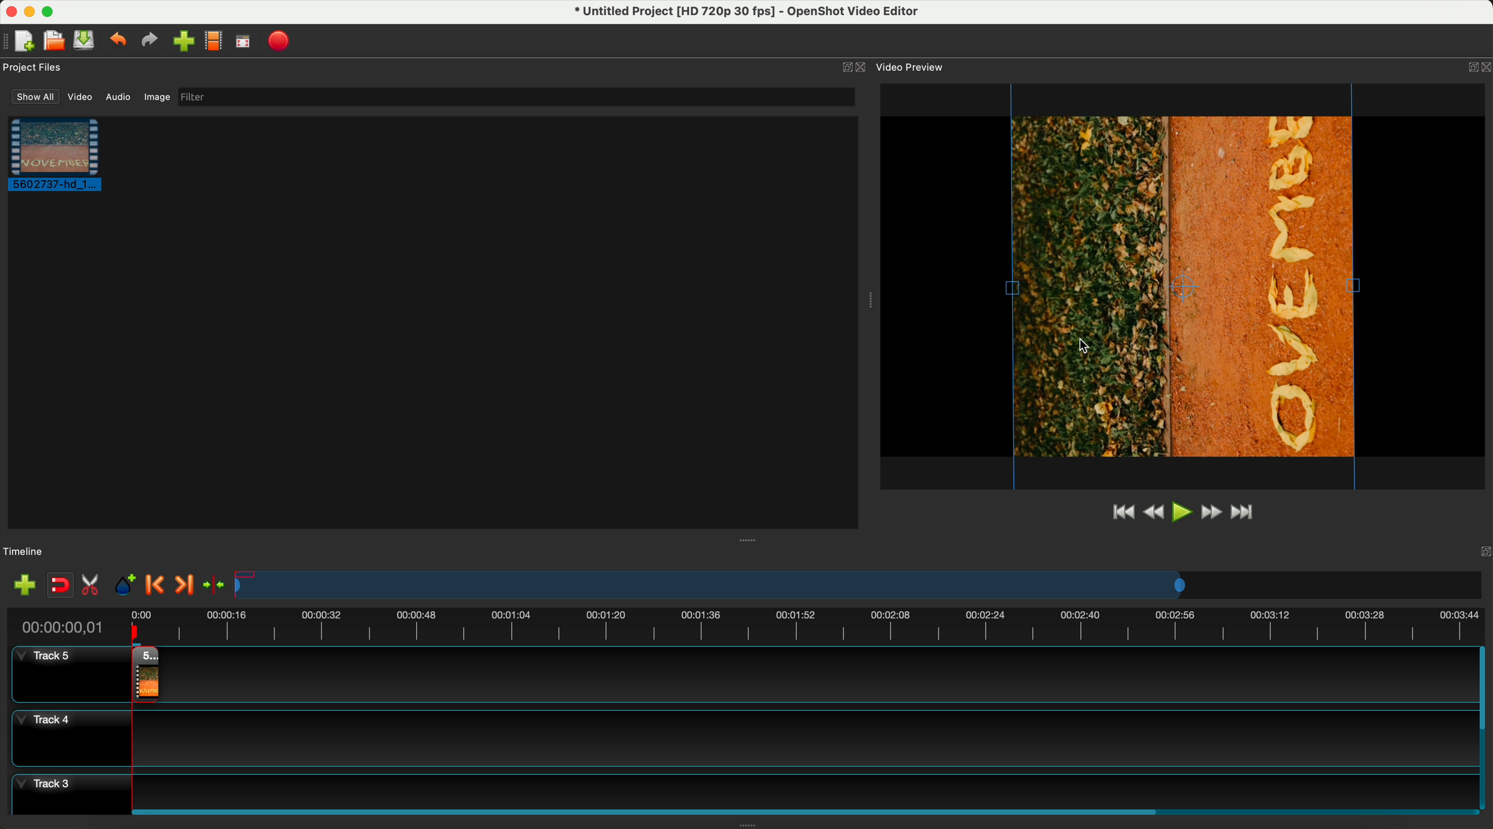 The image size is (1493, 829). Describe the element at coordinates (156, 585) in the screenshot. I see `previous marker` at that location.